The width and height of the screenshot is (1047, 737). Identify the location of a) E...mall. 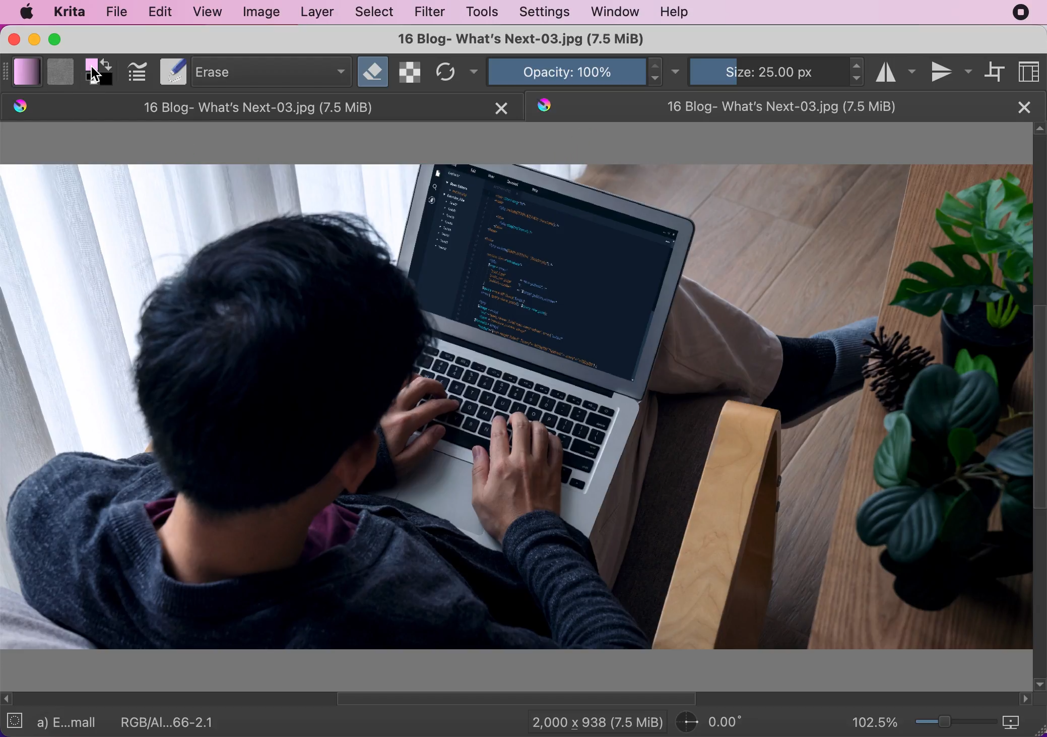
(70, 723).